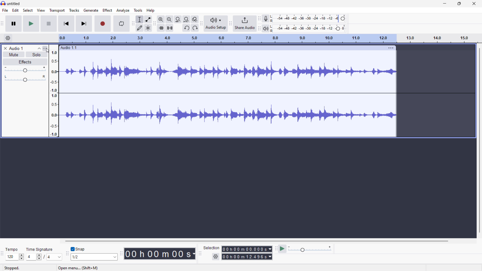 The image size is (482, 271). Describe the element at coordinates (256, 241) in the screenshot. I see `horizontal scrollbar` at that location.